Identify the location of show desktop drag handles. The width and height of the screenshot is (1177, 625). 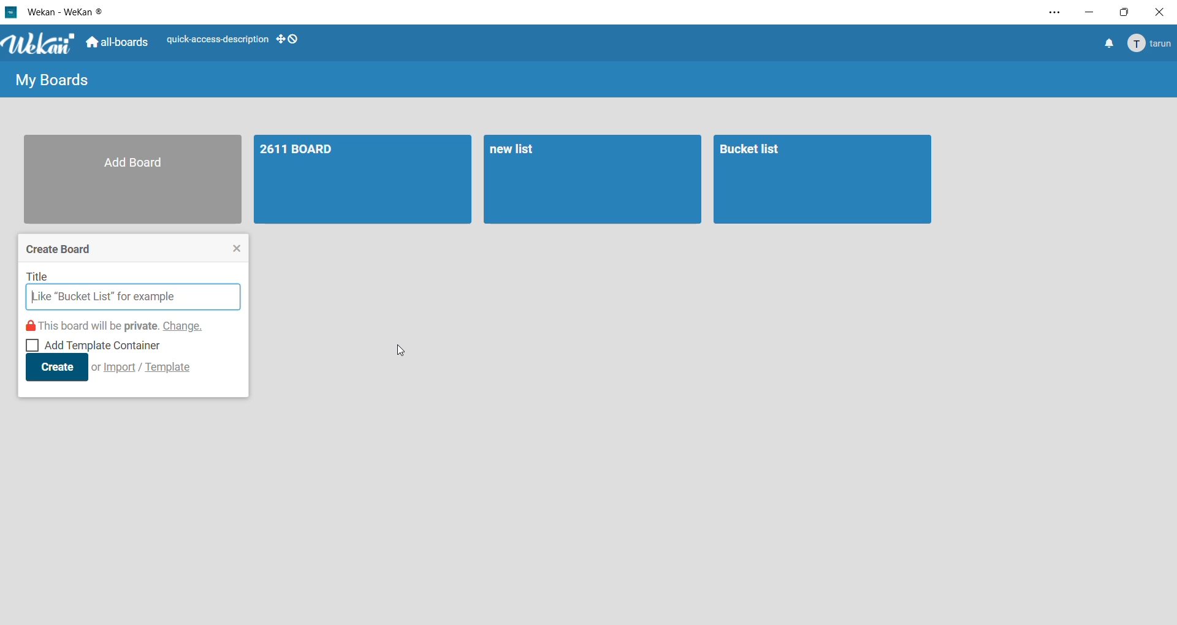
(287, 40).